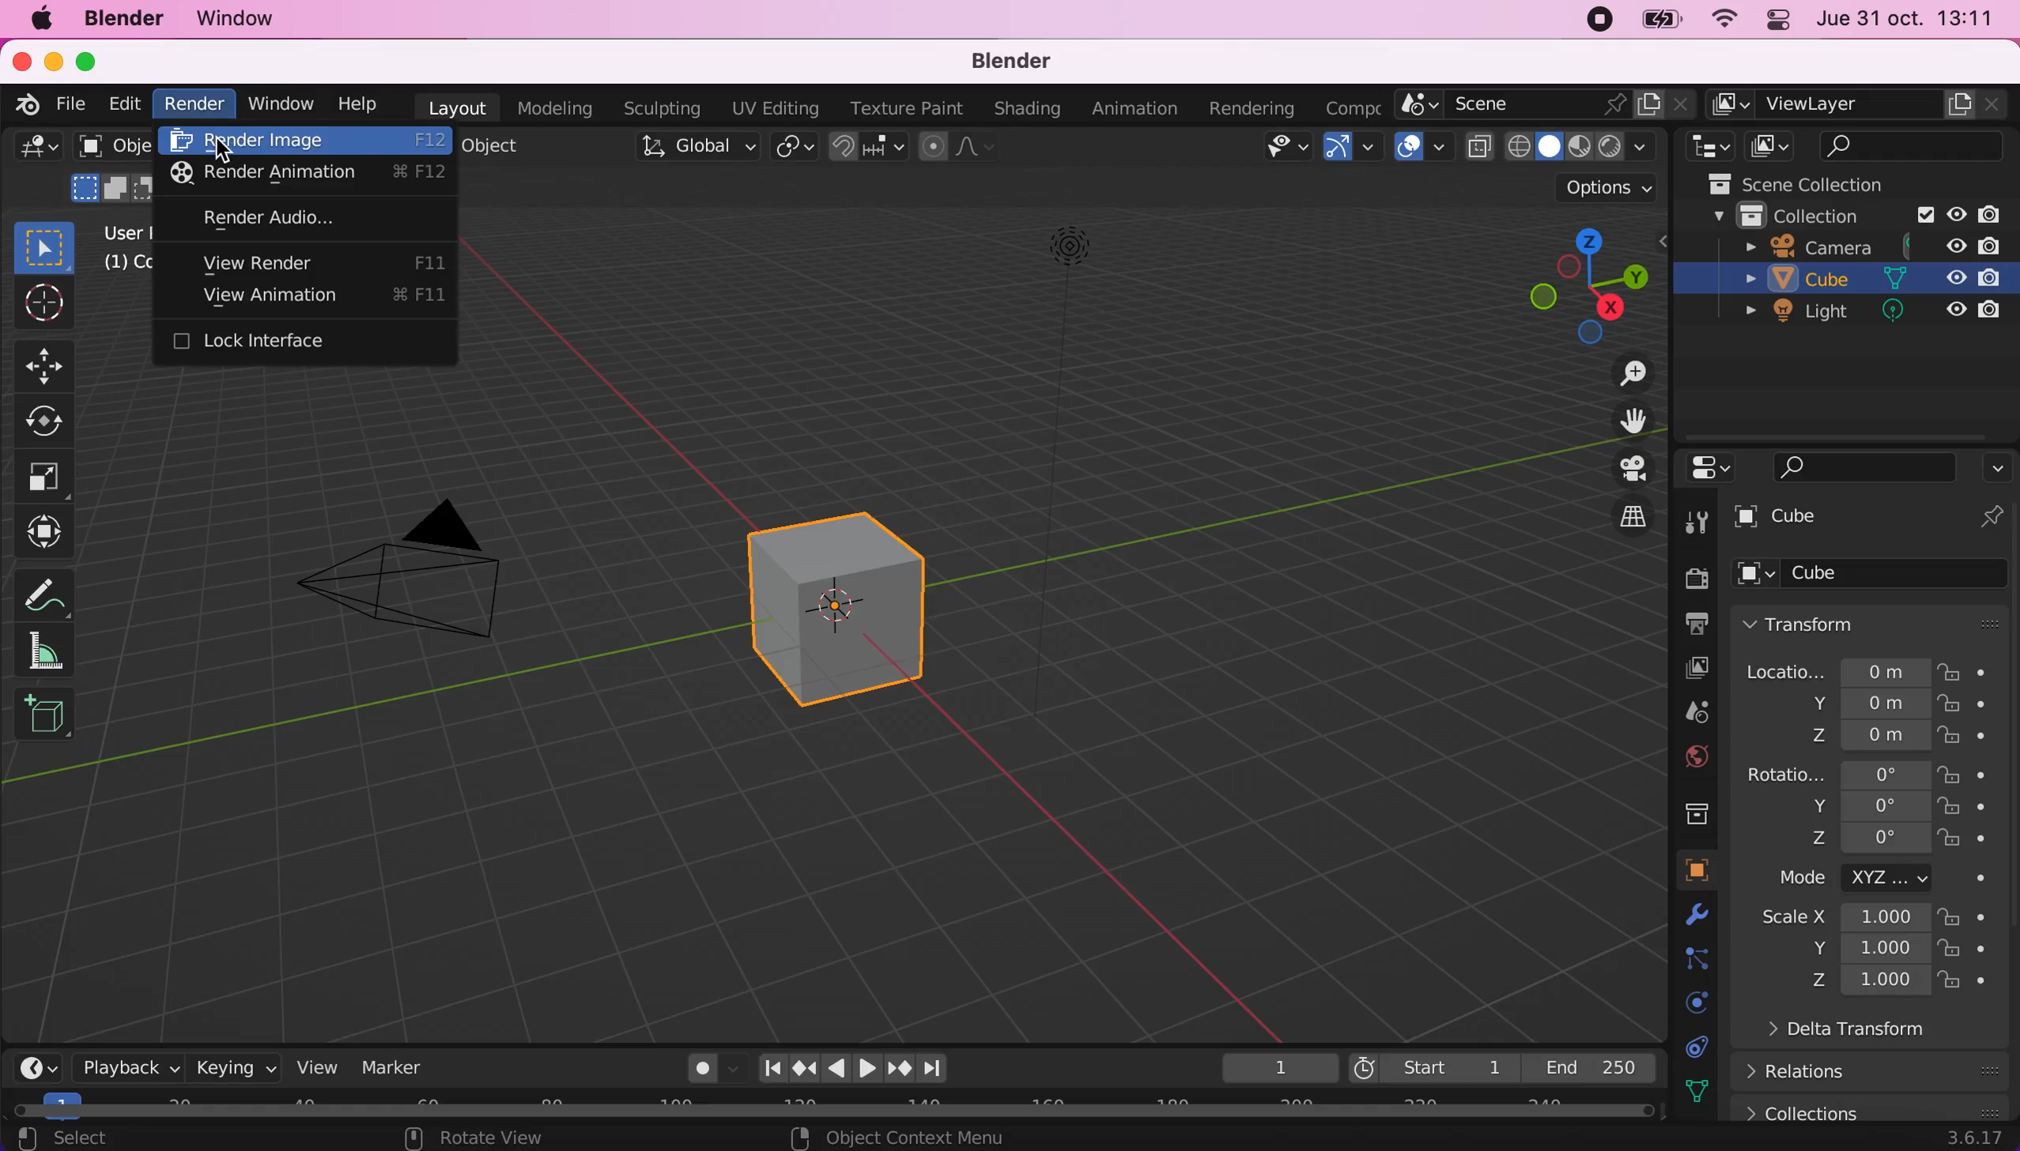 The image size is (2020, 1151). I want to click on Jump to previous keyframe, so click(802, 1066).